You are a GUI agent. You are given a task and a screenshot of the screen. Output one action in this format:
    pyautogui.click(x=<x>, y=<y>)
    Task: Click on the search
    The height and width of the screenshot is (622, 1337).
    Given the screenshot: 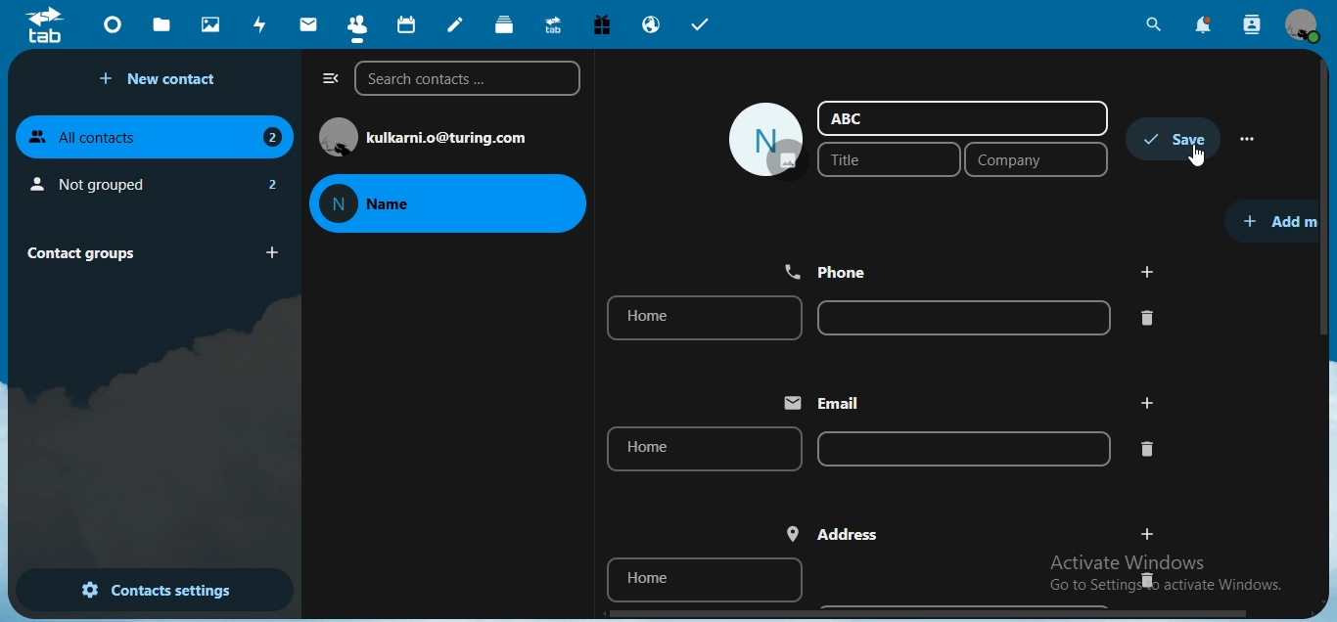 What is the action you would take?
    pyautogui.click(x=1155, y=24)
    